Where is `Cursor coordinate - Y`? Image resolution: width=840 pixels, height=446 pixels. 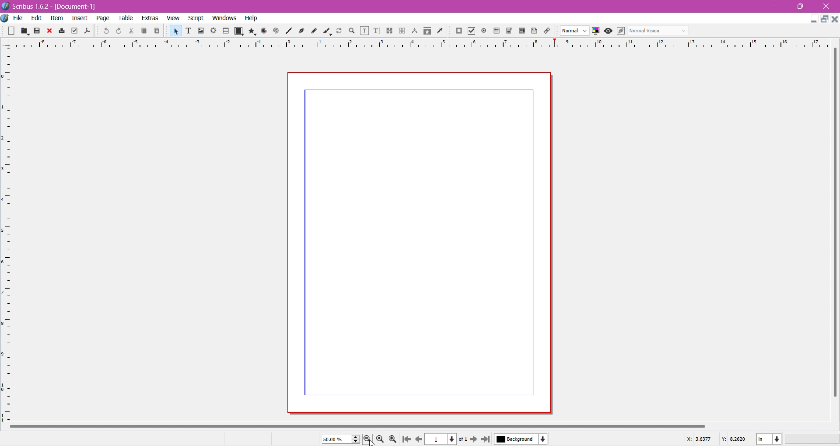 Cursor coordinate - Y is located at coordinates (735, 440).